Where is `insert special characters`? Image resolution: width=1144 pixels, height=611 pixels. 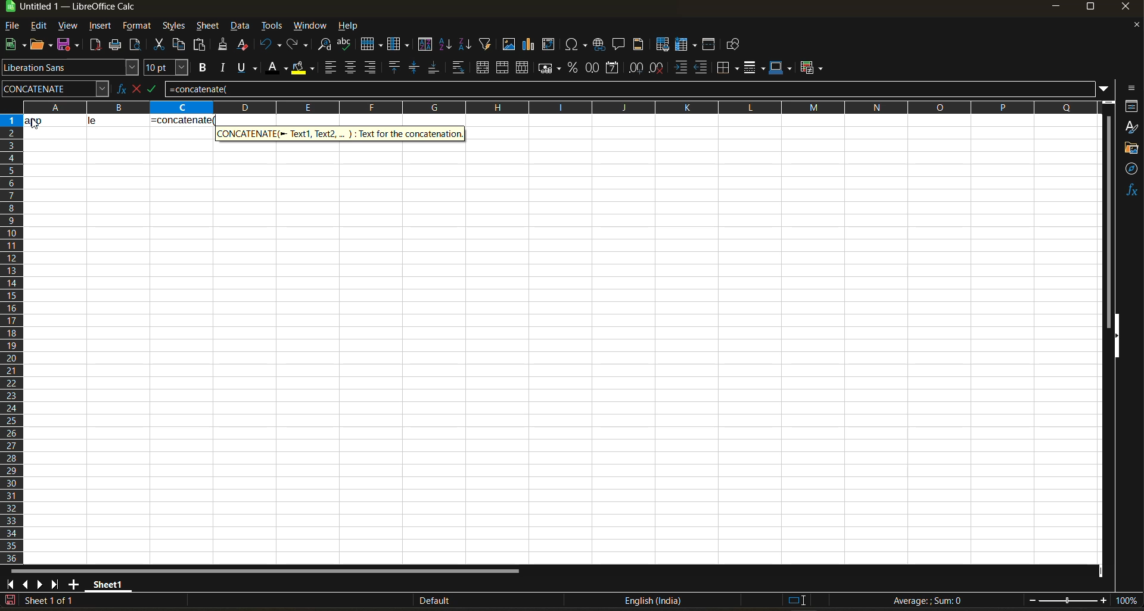 insert special characters is located at coordinates (579, 45).